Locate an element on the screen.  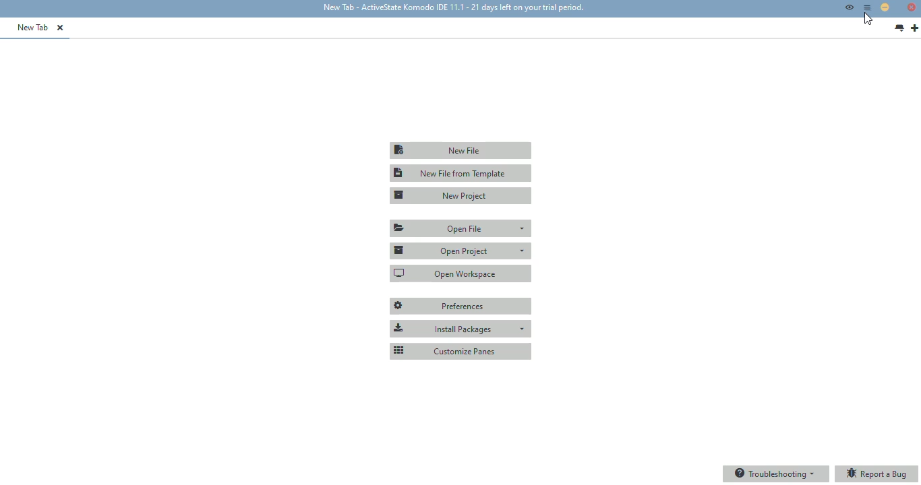
list all tabs is located at coordinates (899, 28).